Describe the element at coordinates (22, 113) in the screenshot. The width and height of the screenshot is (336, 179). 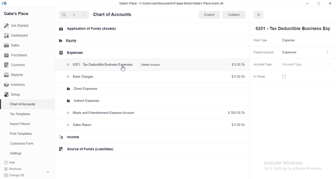
I see `Tax Templates` at that location.